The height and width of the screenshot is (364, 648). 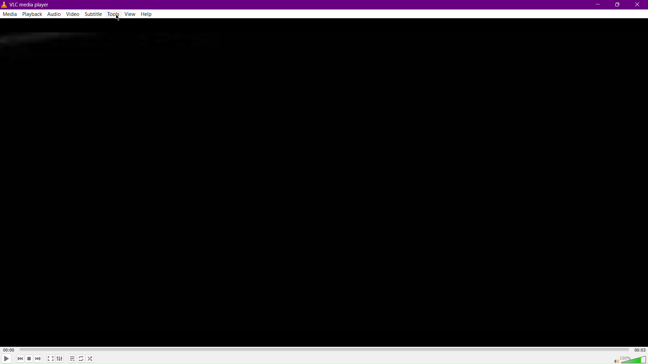 I want to click on Minimize, so click(x=596, y=5).